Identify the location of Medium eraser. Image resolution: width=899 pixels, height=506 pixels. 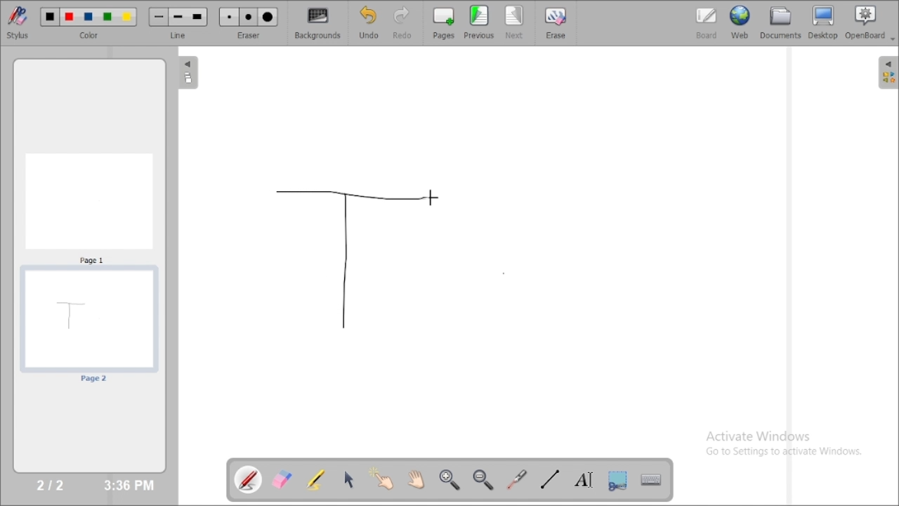
(249, 18).